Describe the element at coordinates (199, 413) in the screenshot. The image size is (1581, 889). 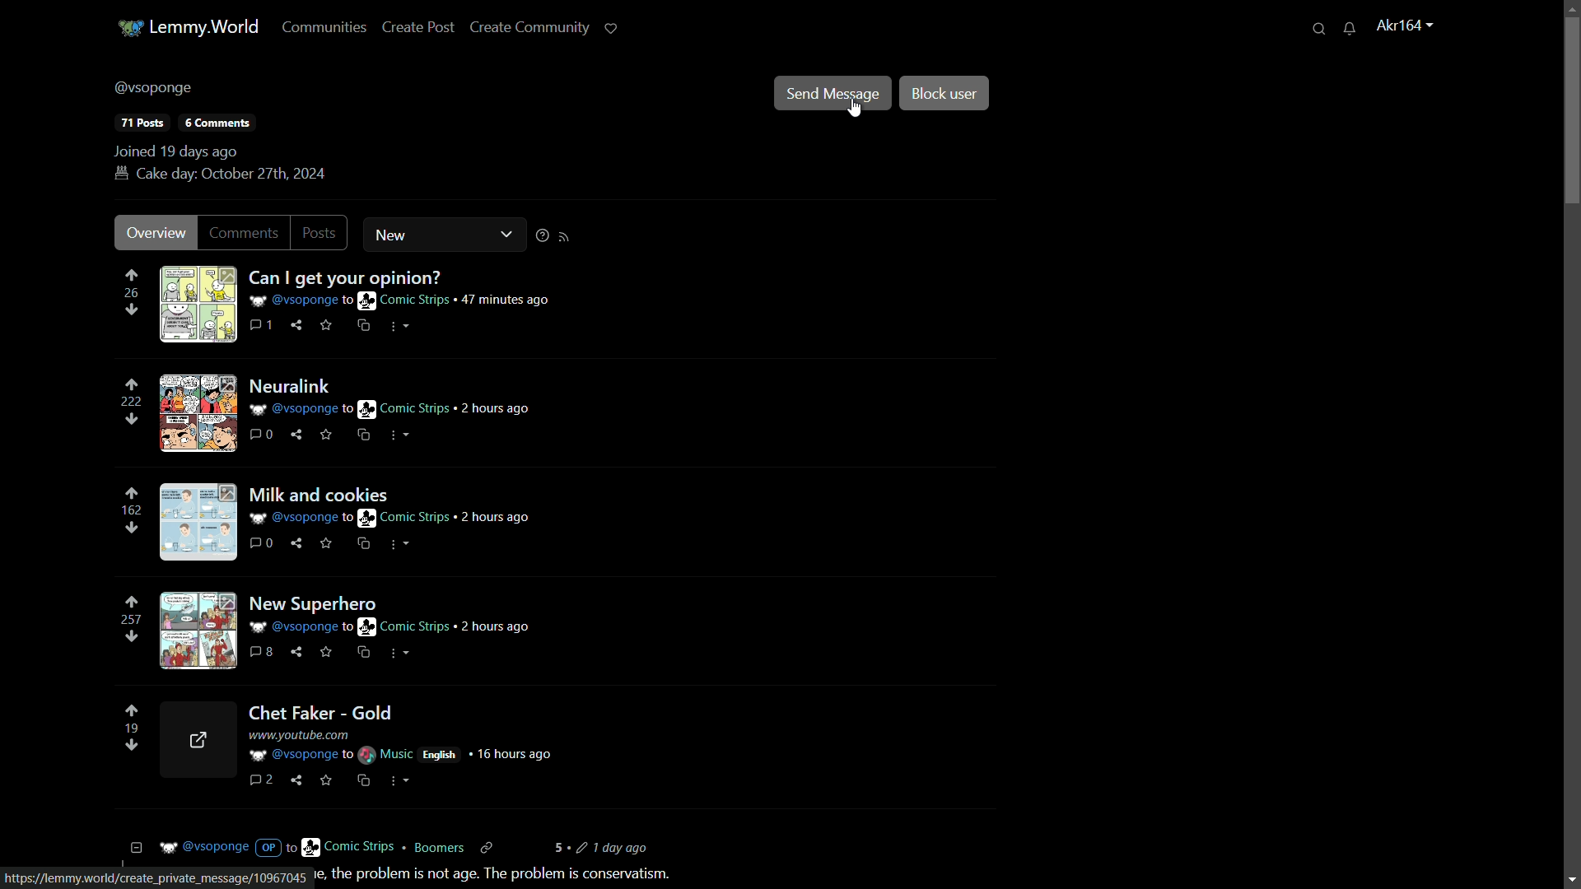
I see `image` at that location.